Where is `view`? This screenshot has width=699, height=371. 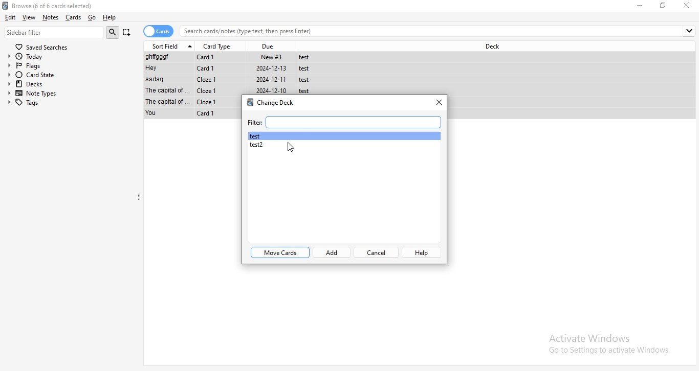 view is located at coordinates (30, 17).